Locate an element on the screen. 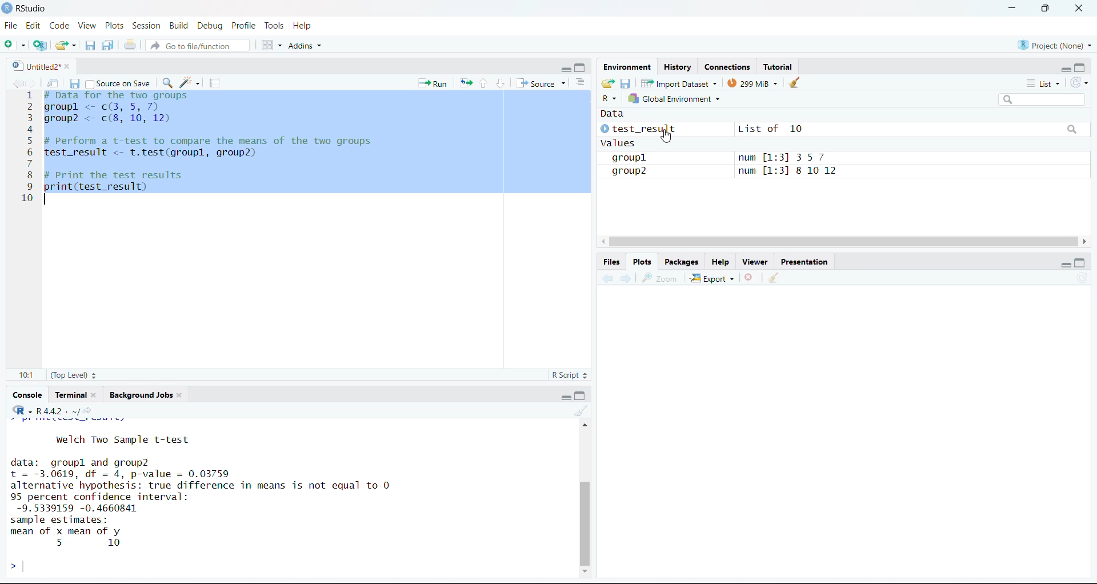 The height and width of the screenshot is (584, 1097). search is located at coordinates (1074, 129).